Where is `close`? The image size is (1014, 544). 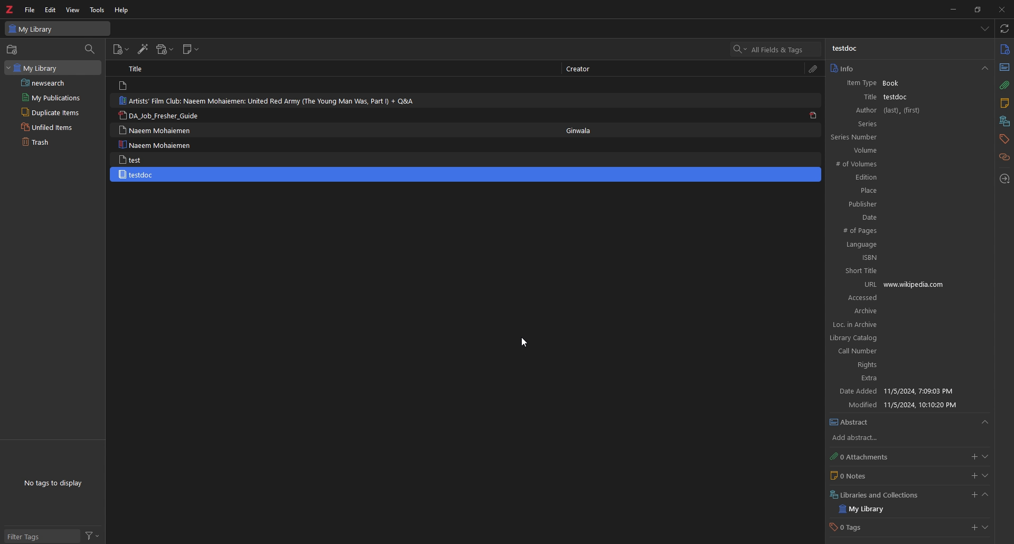
close is located at coordinates (1001, 9).